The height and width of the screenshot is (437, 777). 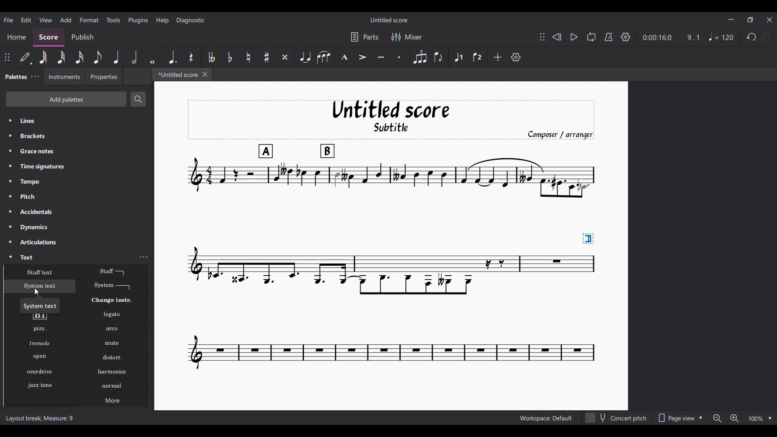 What do you see at coordinates (365, 37) in the screenshot?
I see `Parts settings` at bounding box center [365, 37].